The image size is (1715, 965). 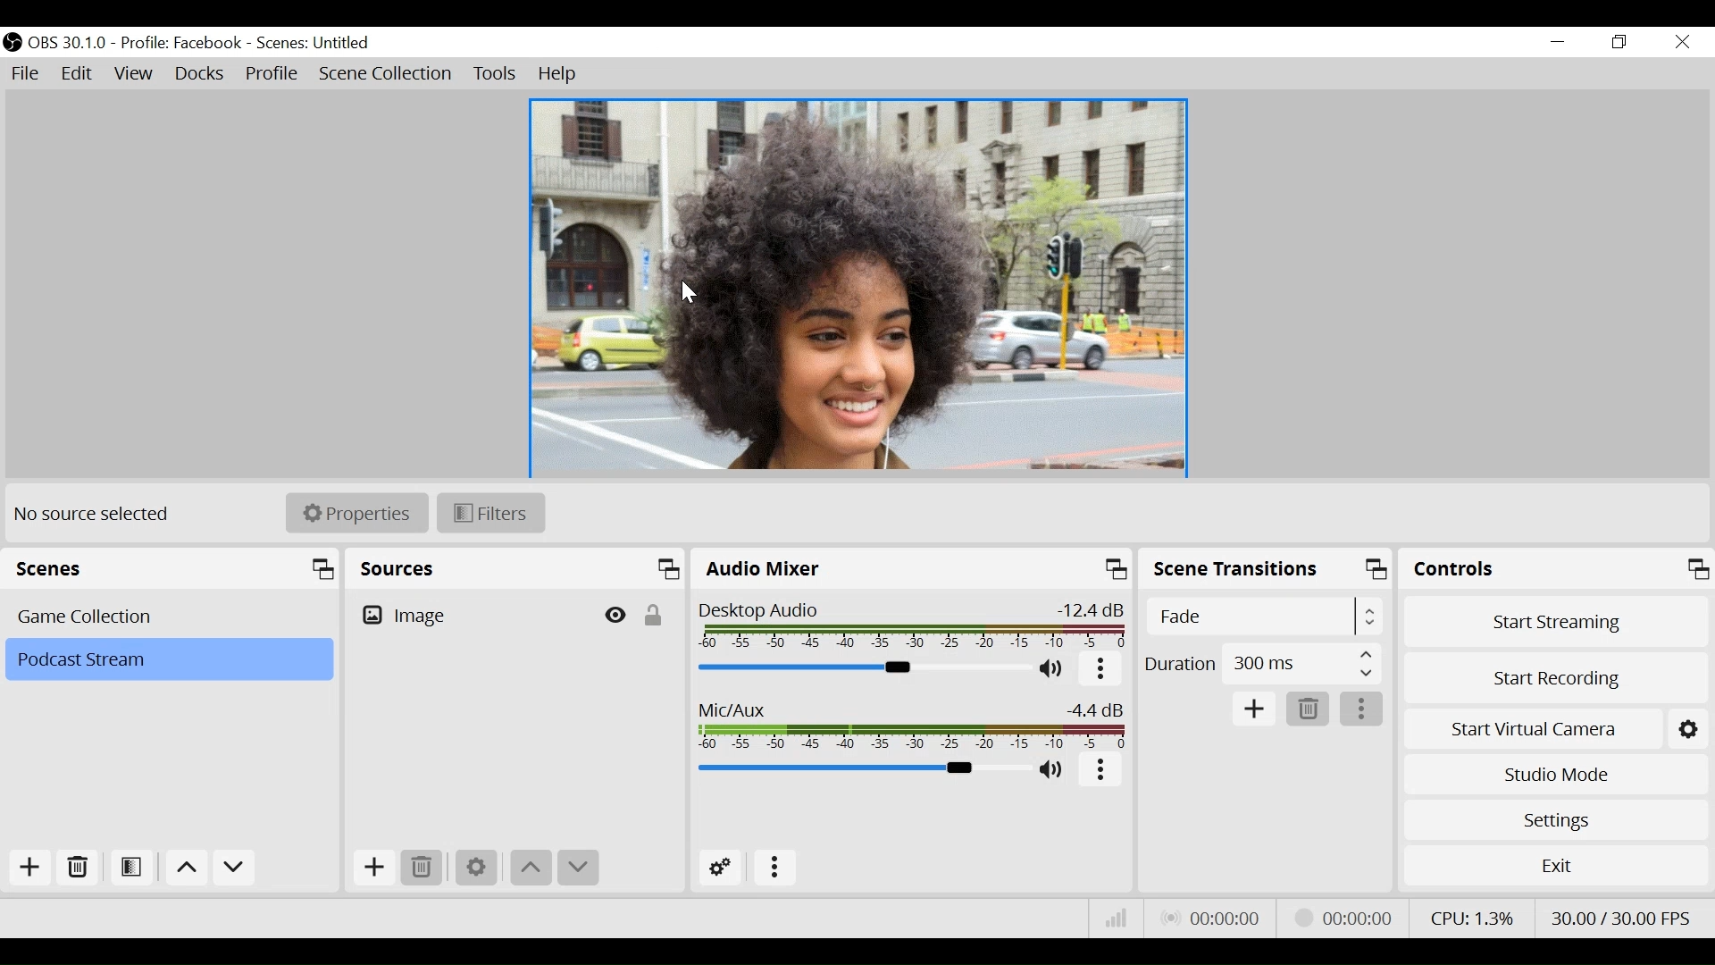 What do you see at coordinates (234, 870) in the screenshot?
I see `Move down` at bounding box center [234, 870].